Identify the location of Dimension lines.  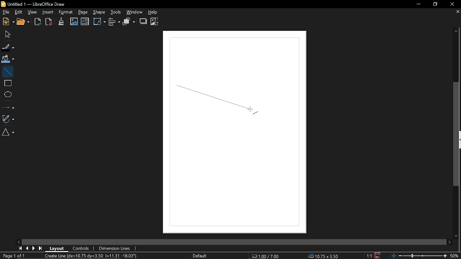
(116, 248).